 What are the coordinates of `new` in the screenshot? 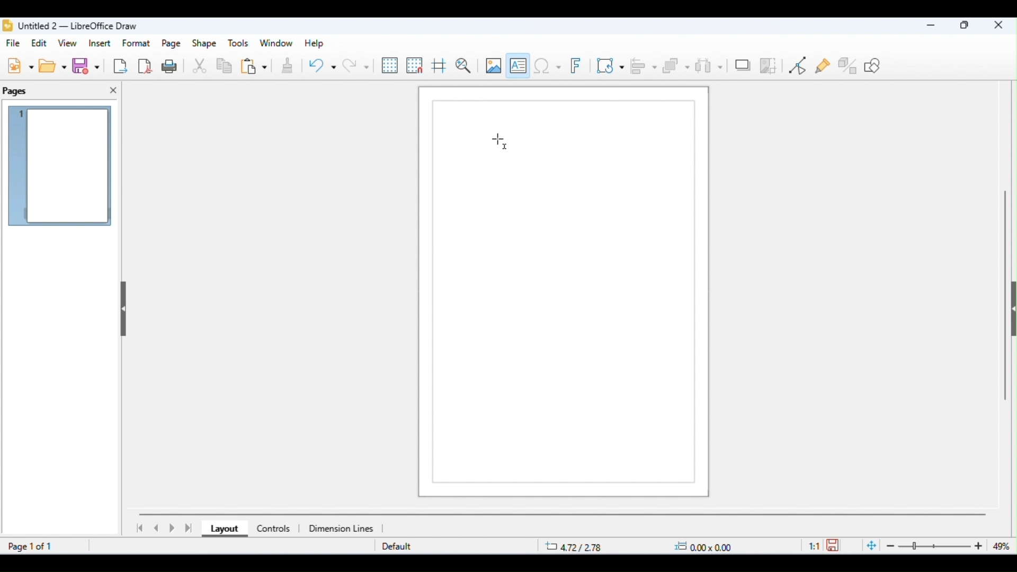 It's located at (20, 65).